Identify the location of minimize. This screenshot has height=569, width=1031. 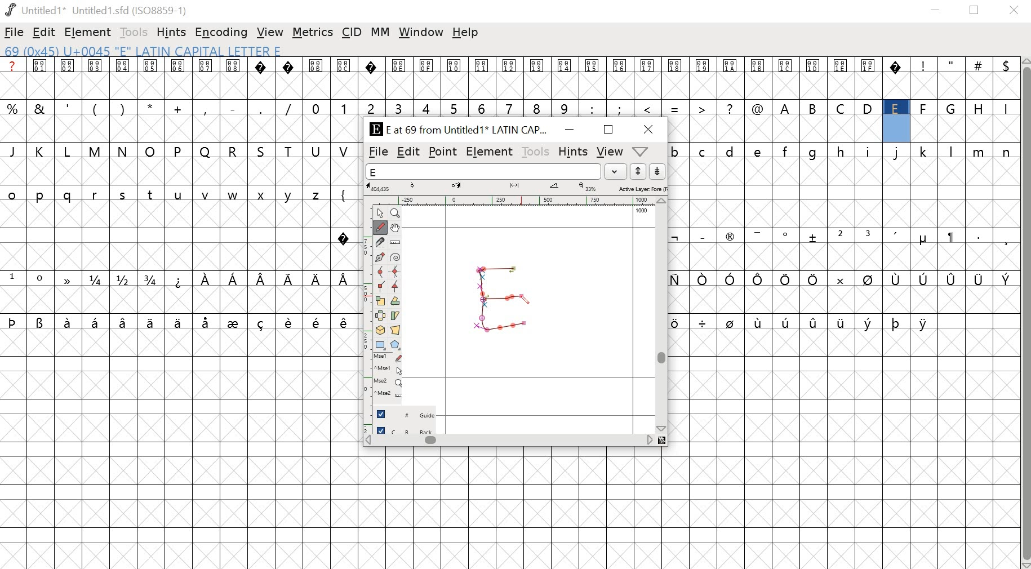
(569, 131).